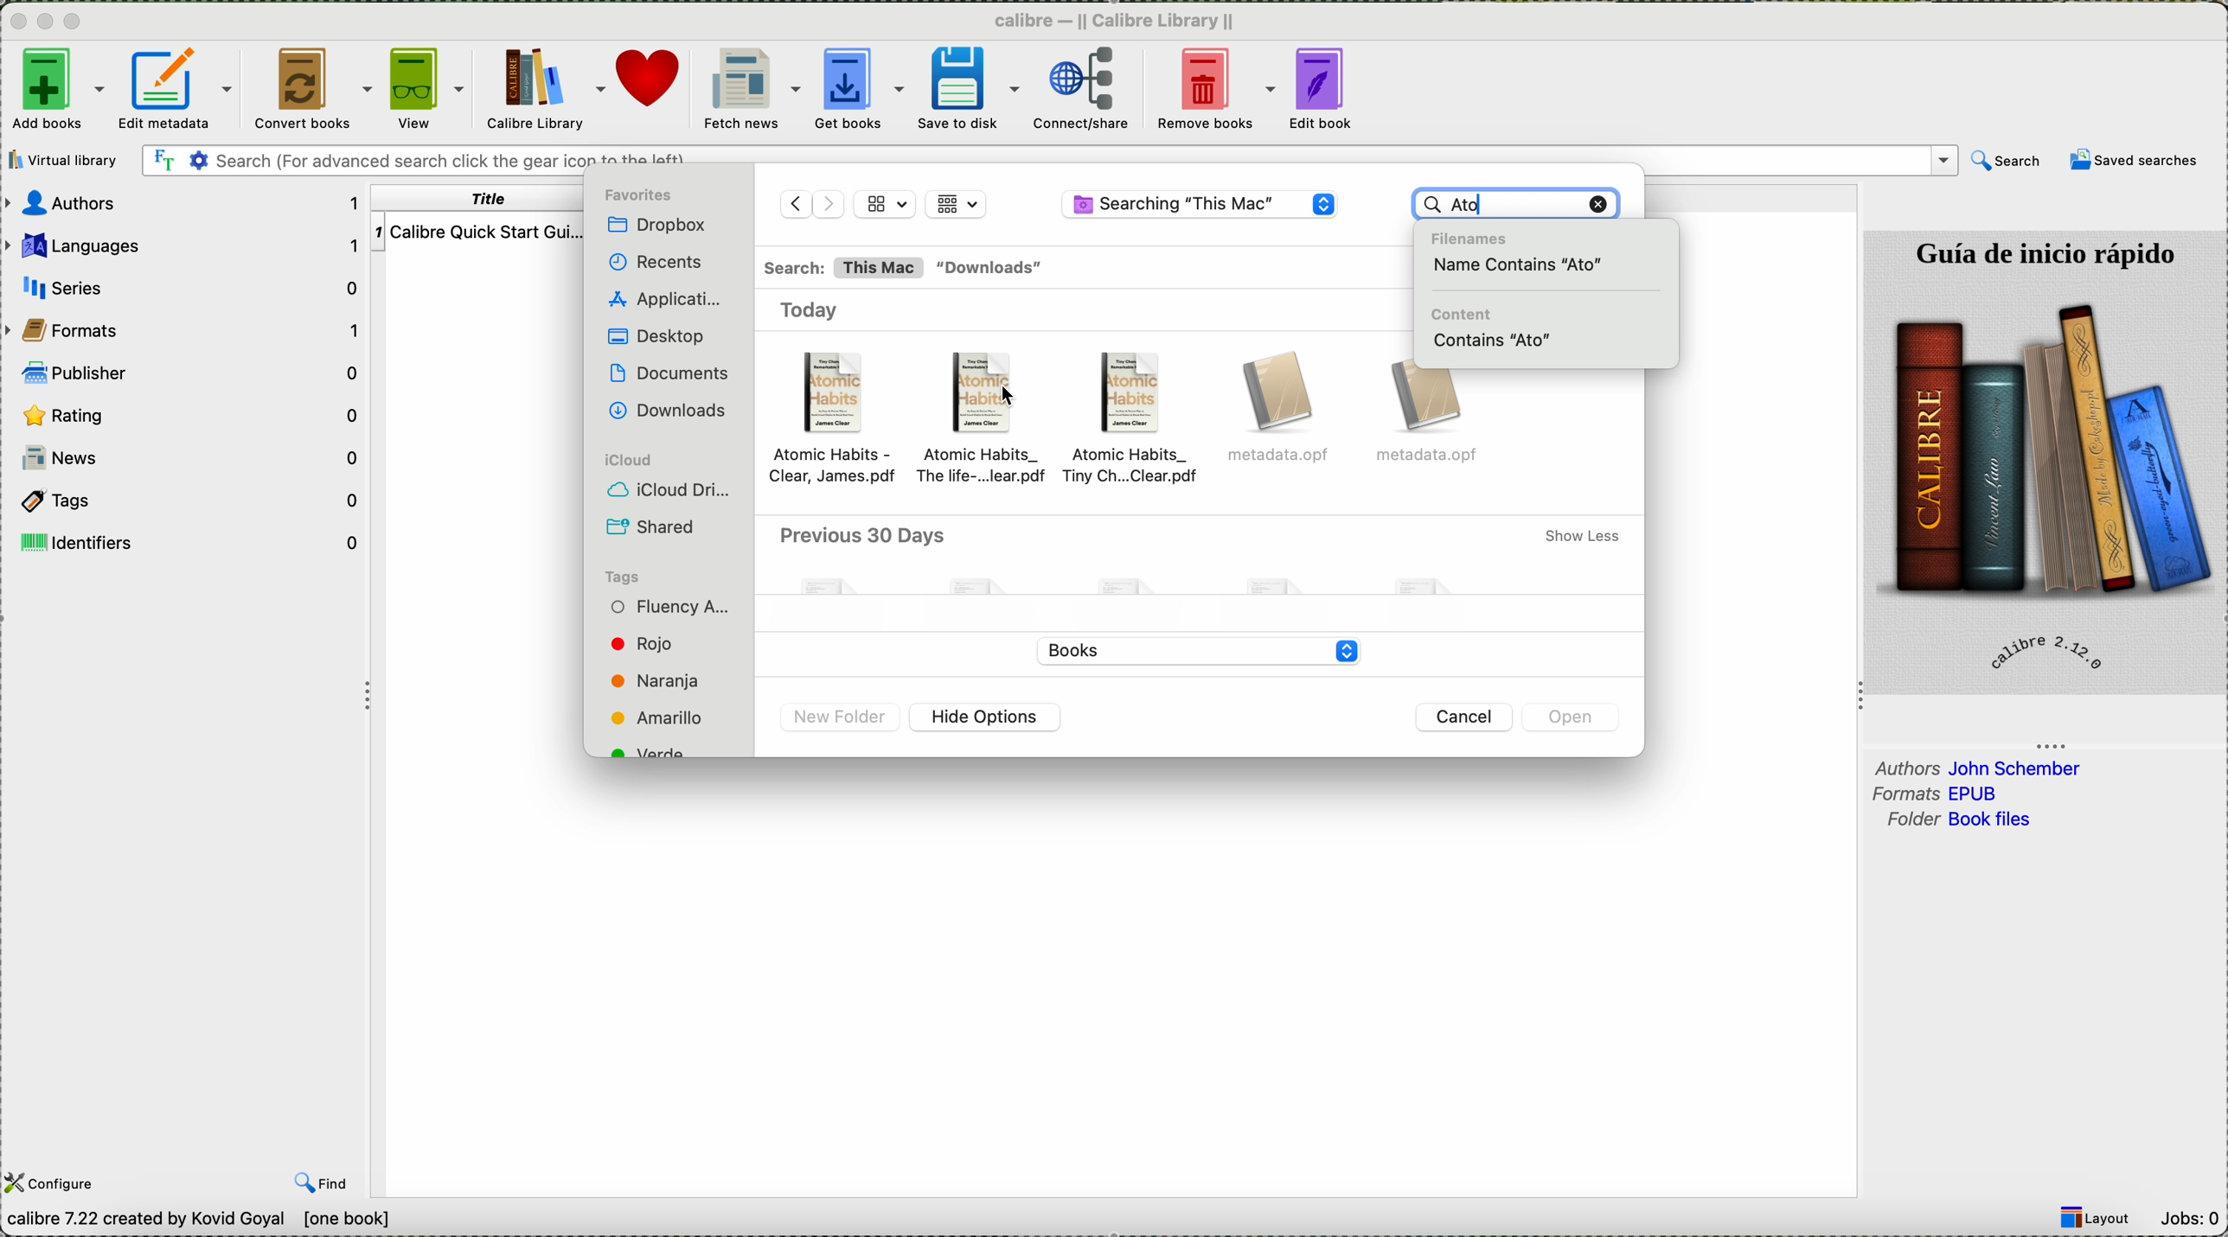  Describe the element at coordinates (1200, 207) in the screenshot. I see `searching this mac` at that location.